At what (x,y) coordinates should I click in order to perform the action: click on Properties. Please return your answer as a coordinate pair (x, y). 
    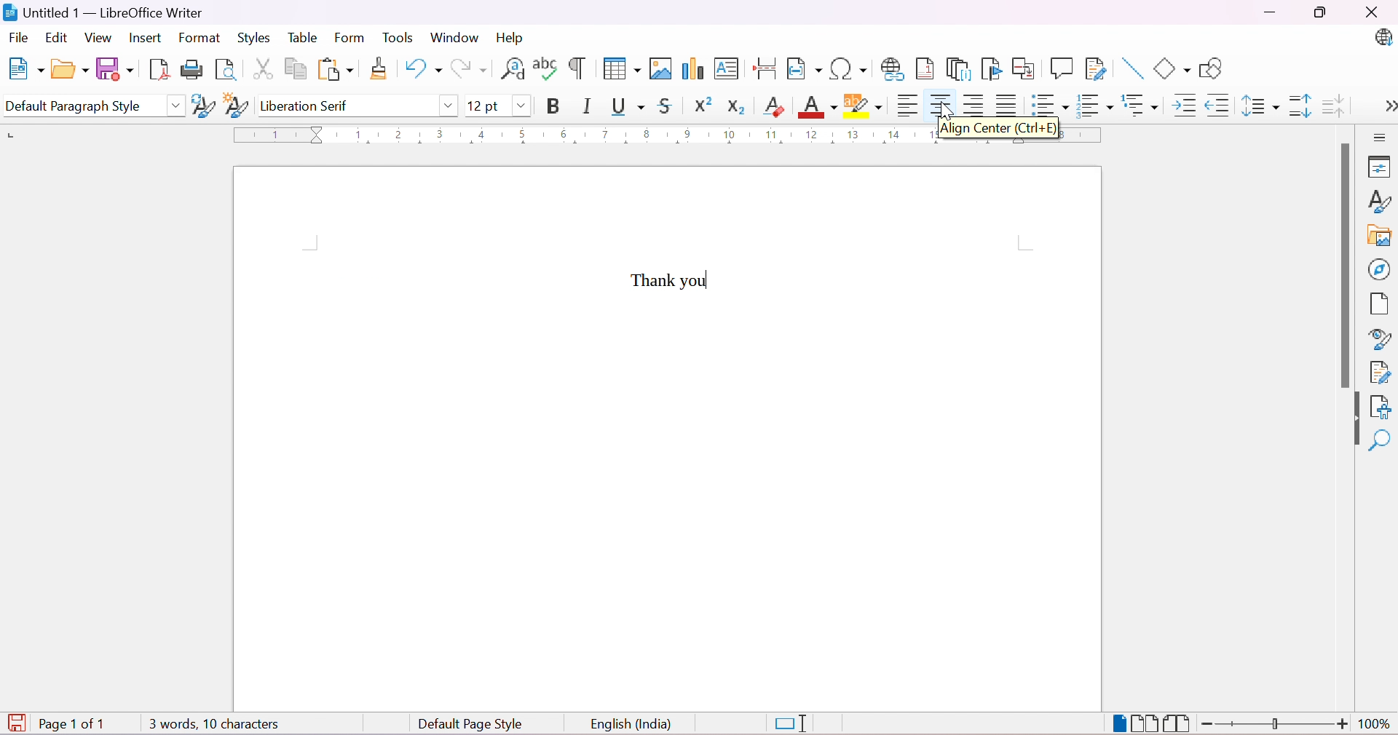
    Looking at the image, I should click on (1381, 167).